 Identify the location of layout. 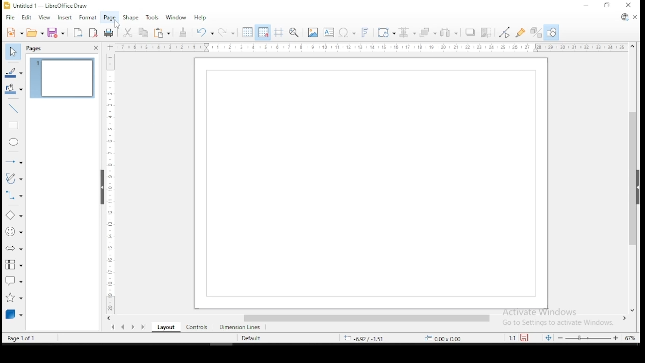
(165, 328).